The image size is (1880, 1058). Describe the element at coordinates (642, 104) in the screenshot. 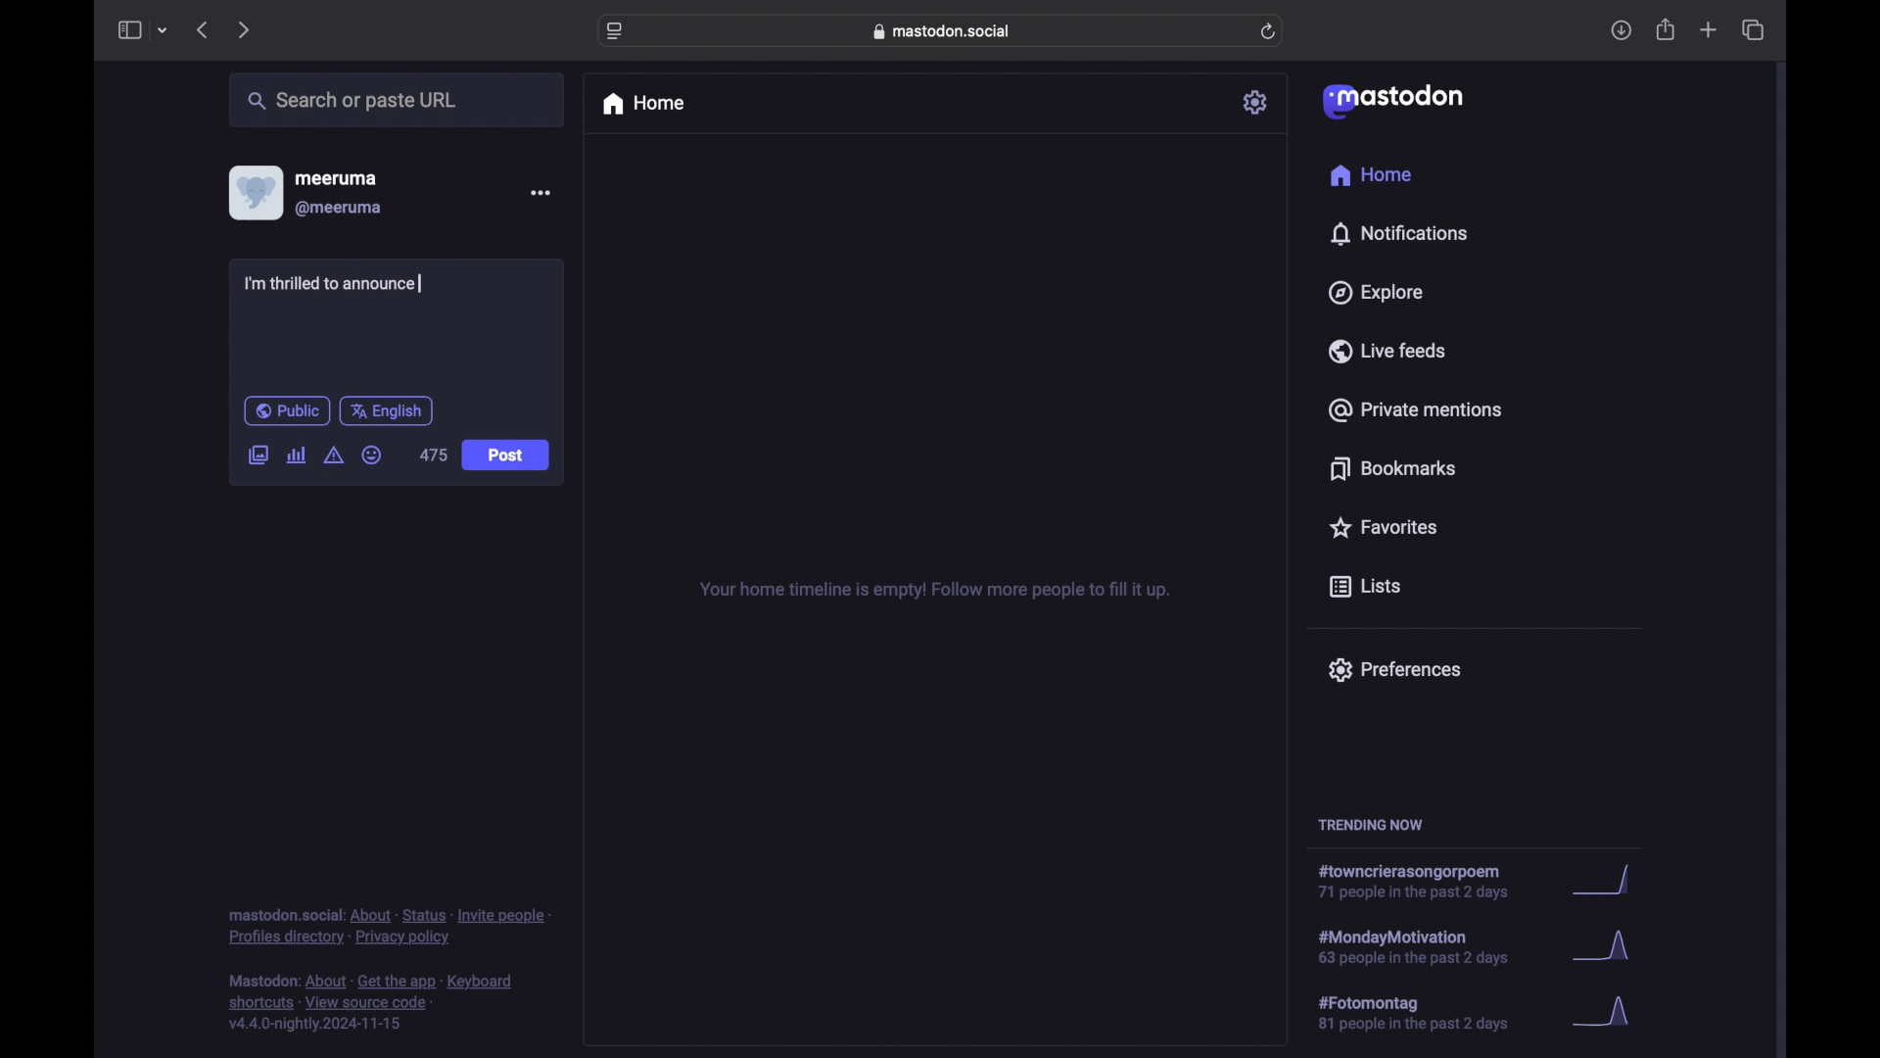

I see `home` at that location.